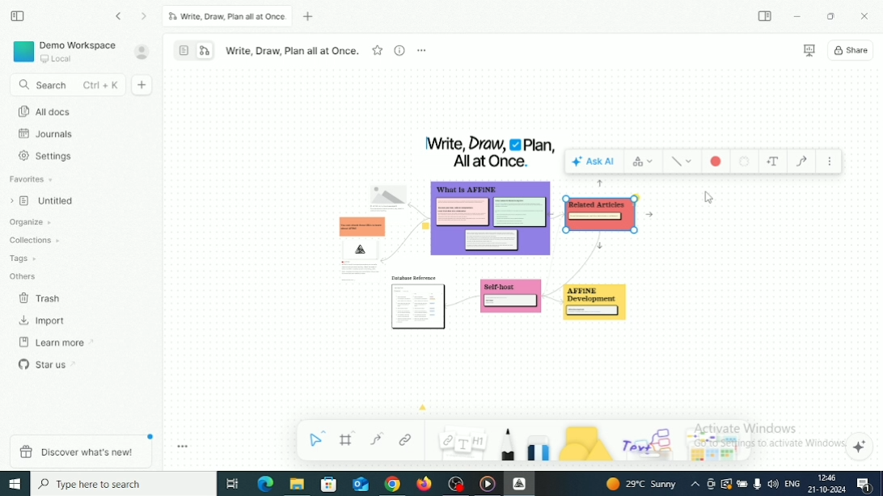 Image resolution: width=883 pixels, height=496 pixels. Describe the element at coordinates (695, 485) in the screenshot. I see `Show hidden icons` at that location.